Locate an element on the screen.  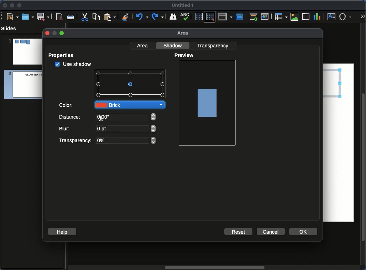
Image is located at coordinates (208, 102).